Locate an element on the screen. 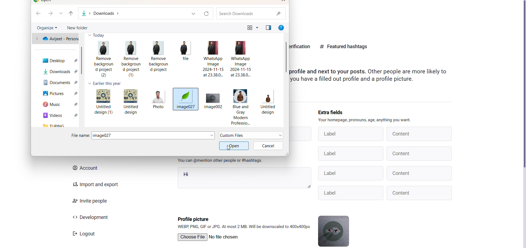 The width and height of the screenshot is (526, 248). refresh is located at coordinates (207, 13).